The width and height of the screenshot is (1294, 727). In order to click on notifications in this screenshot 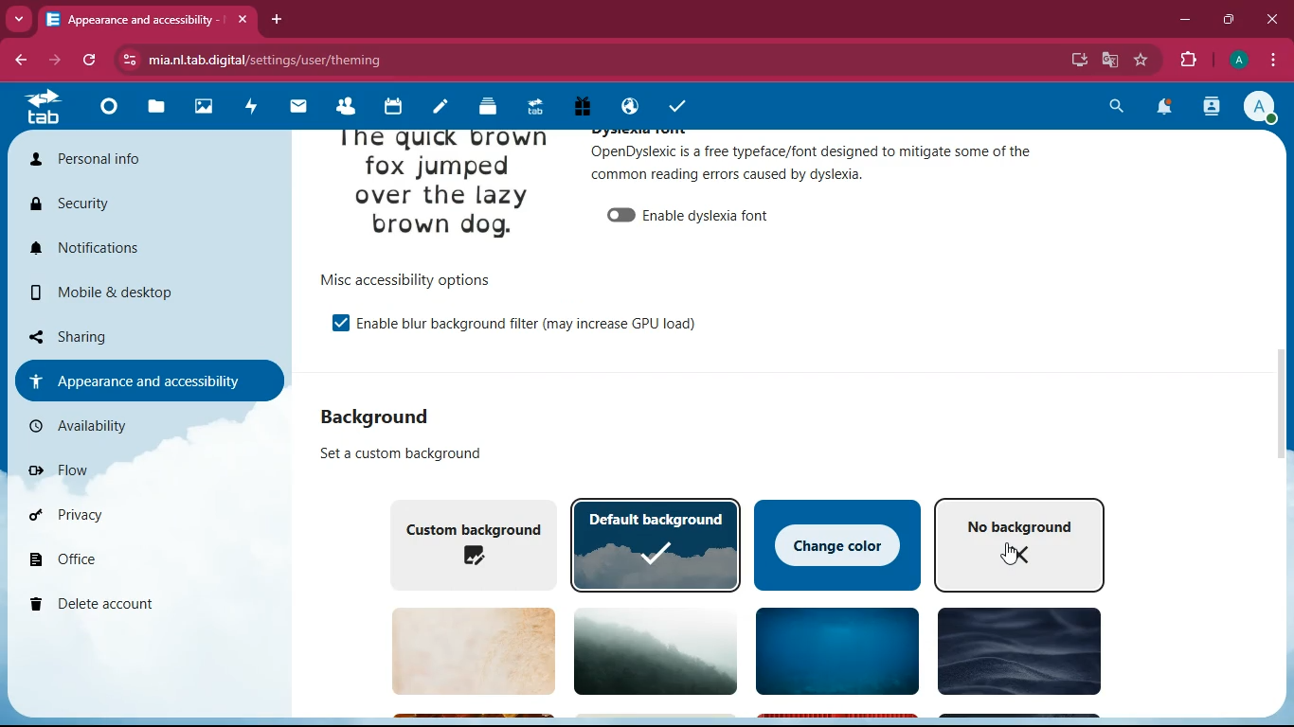, I will do `click(1165, 108)`.